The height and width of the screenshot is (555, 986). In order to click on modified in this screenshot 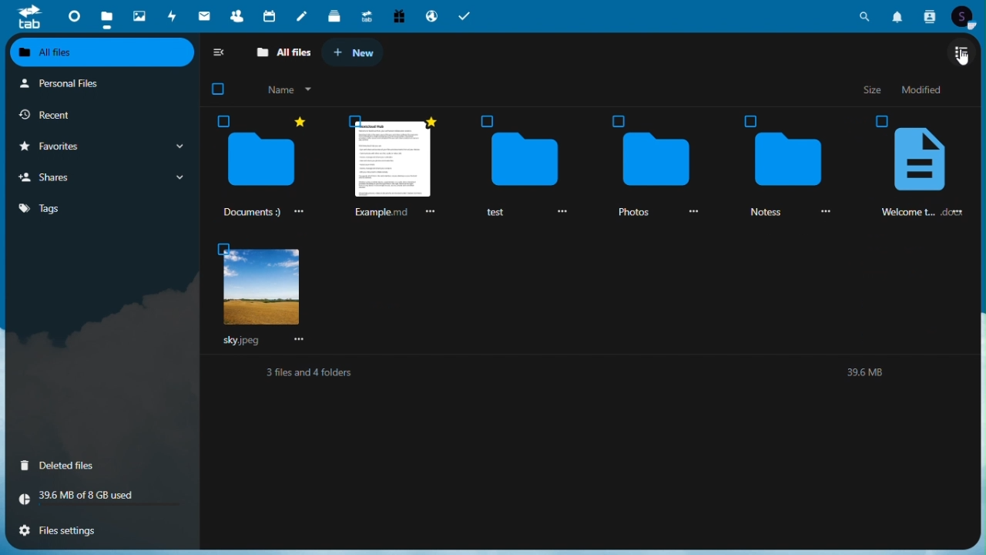, I will do `click(925, 89)`.